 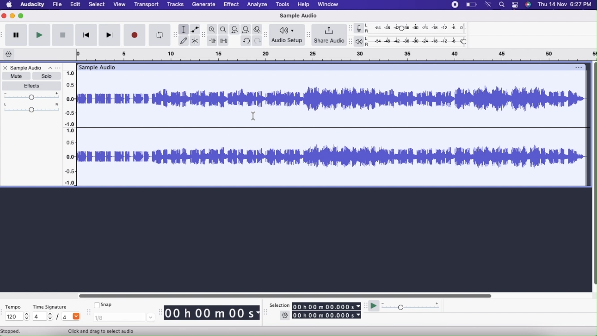 I want to click on Stop, so click(x=63, y=35).